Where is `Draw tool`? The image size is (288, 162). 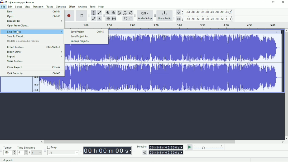 Draw tool is located at coordinates (94, 19).